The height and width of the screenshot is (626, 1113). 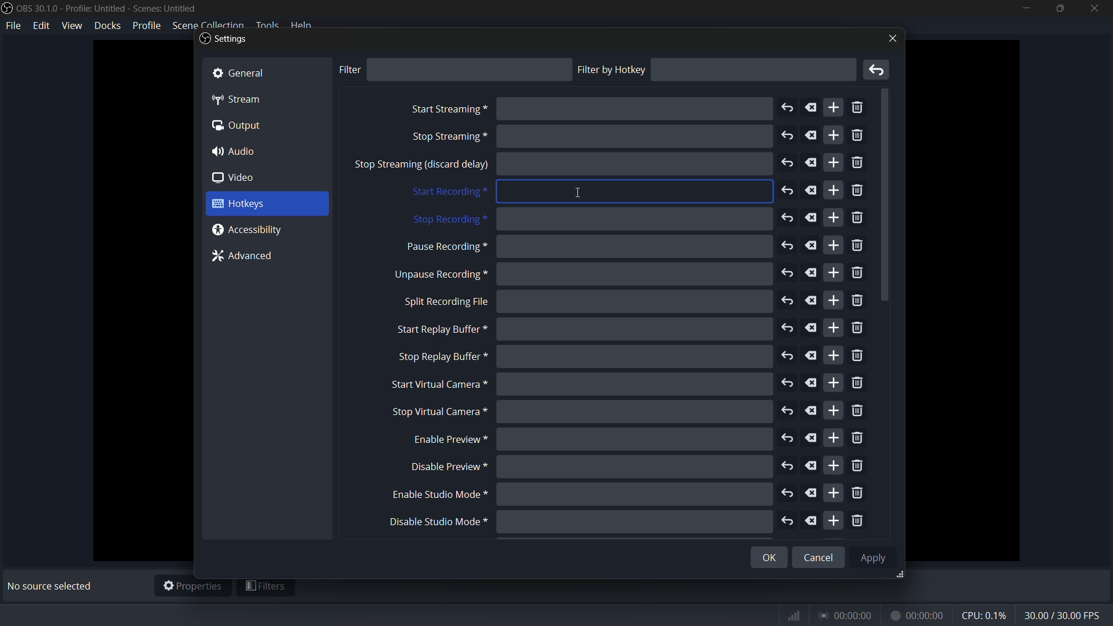 What do you see at coordinates (760, 559) in the screenshot?
I see `OK` at bounding box center [760, 559].